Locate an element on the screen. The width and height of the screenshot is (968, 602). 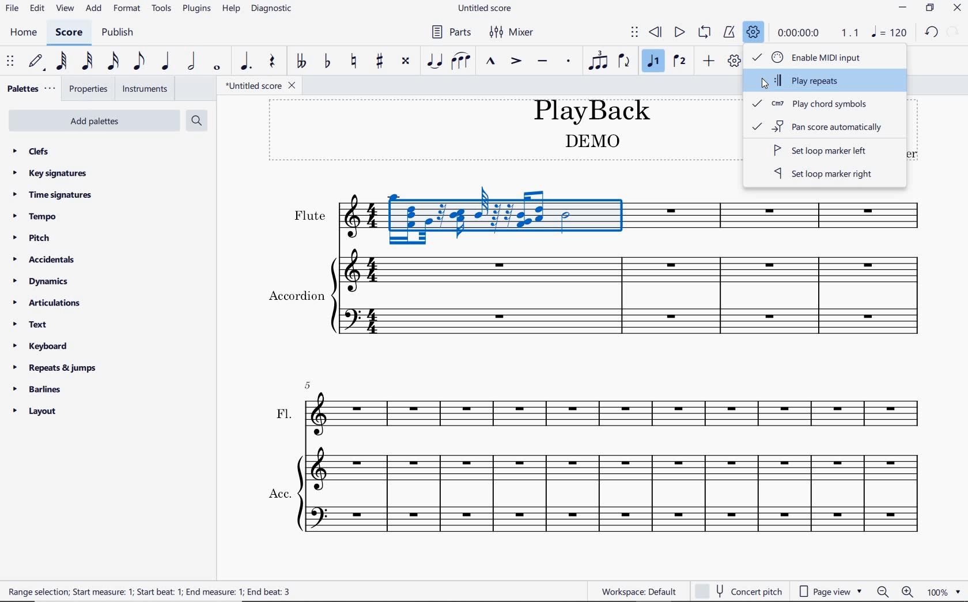
rewind is located at coordinates (656, 33).